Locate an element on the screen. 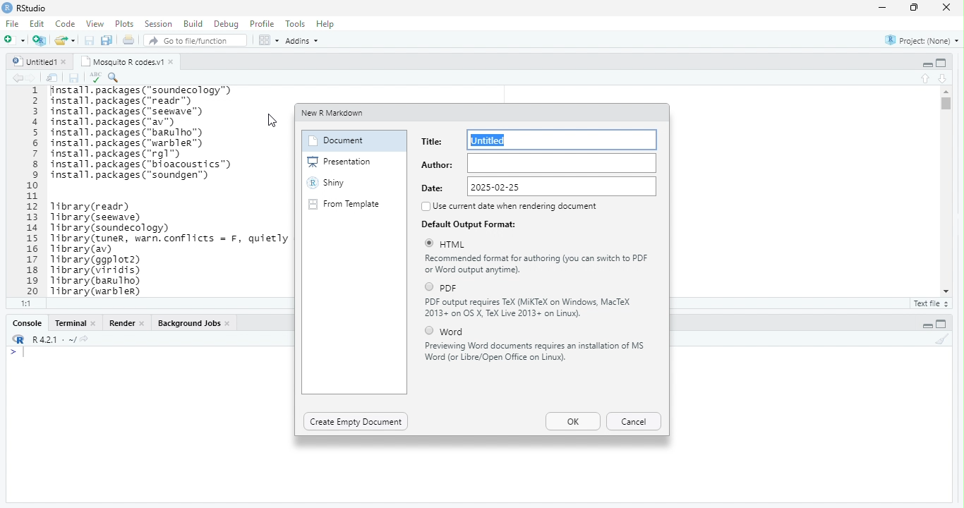 The image size is (964, 508). Background Jobs is located at coordinates (190, 323).